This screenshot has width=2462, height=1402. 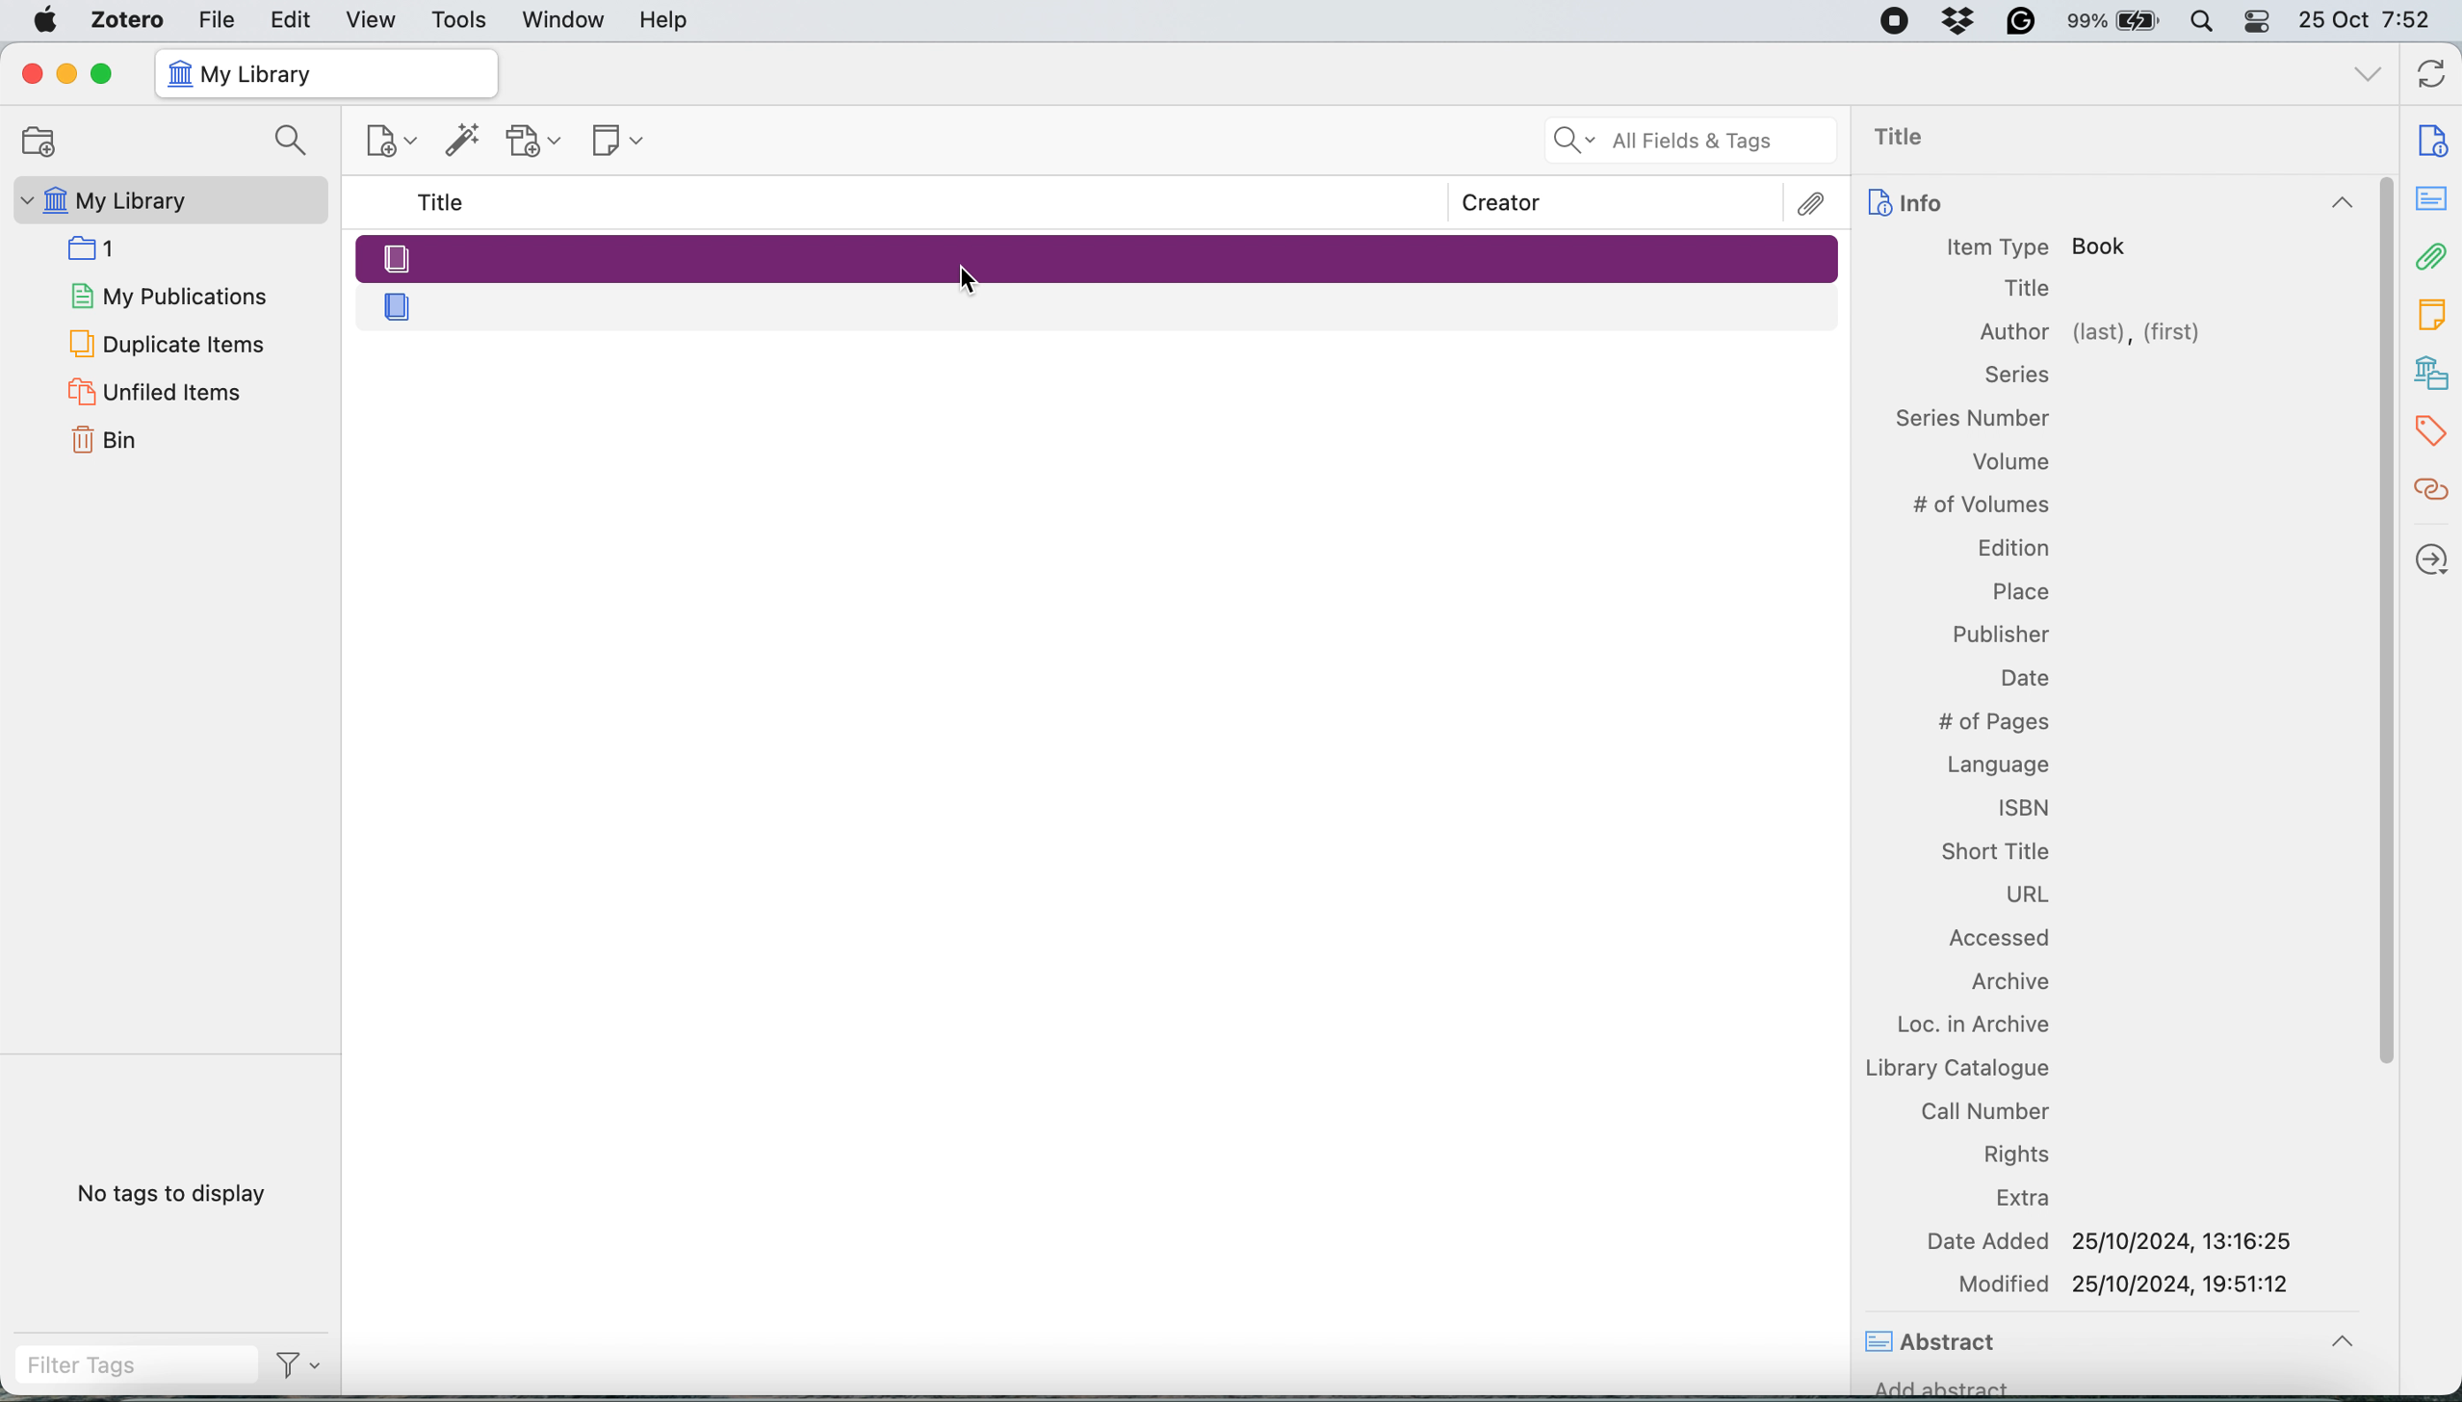 What do you see at coordinates (2007, 984) in the screenshot?
I see `Archive` at bounding box center [2007, 984].